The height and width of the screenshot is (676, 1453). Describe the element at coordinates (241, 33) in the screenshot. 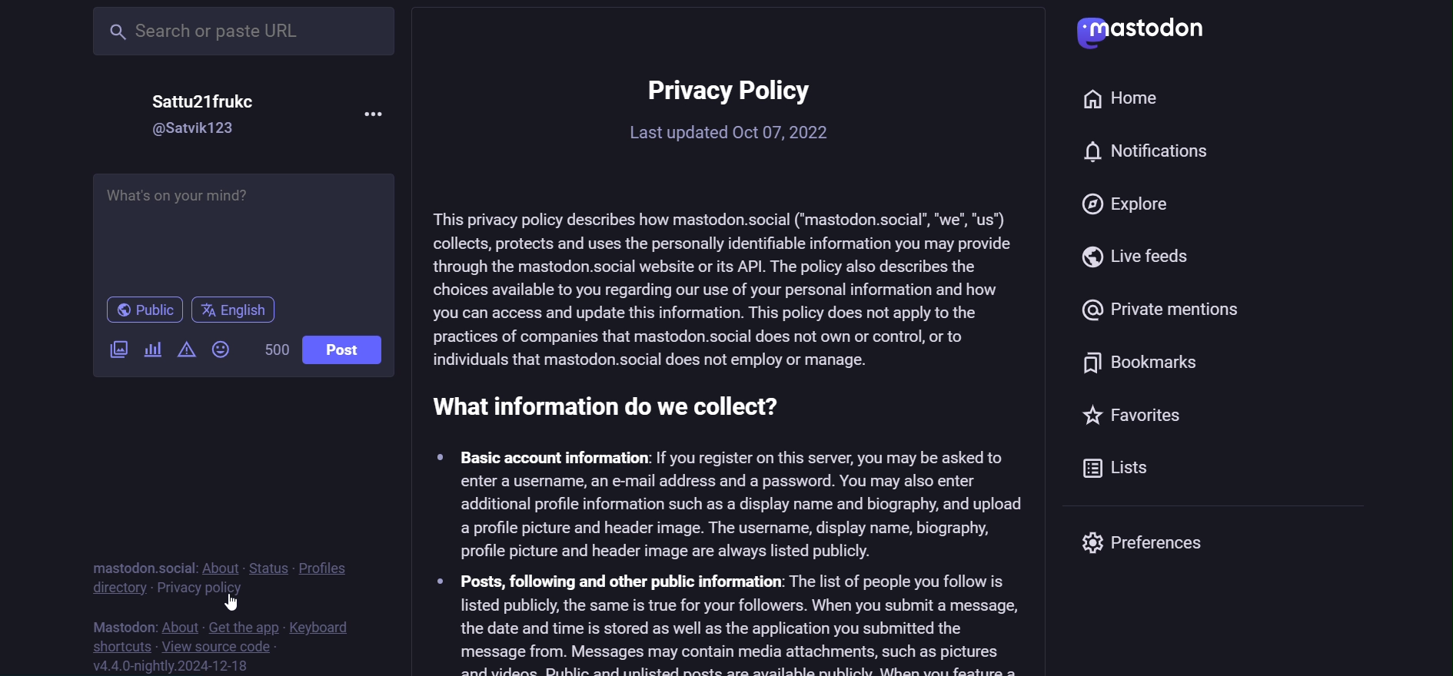

I see `search` at that location.